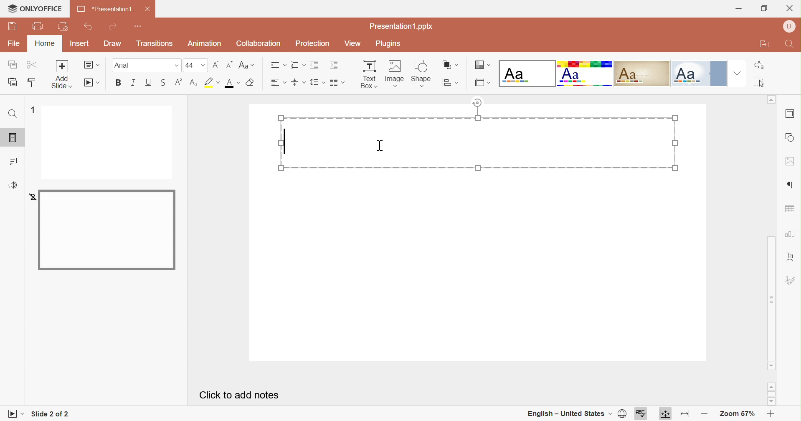 The height and width of the screenshot is (421, 801). I want to click on Hidden slide preview, so click(106, 229).